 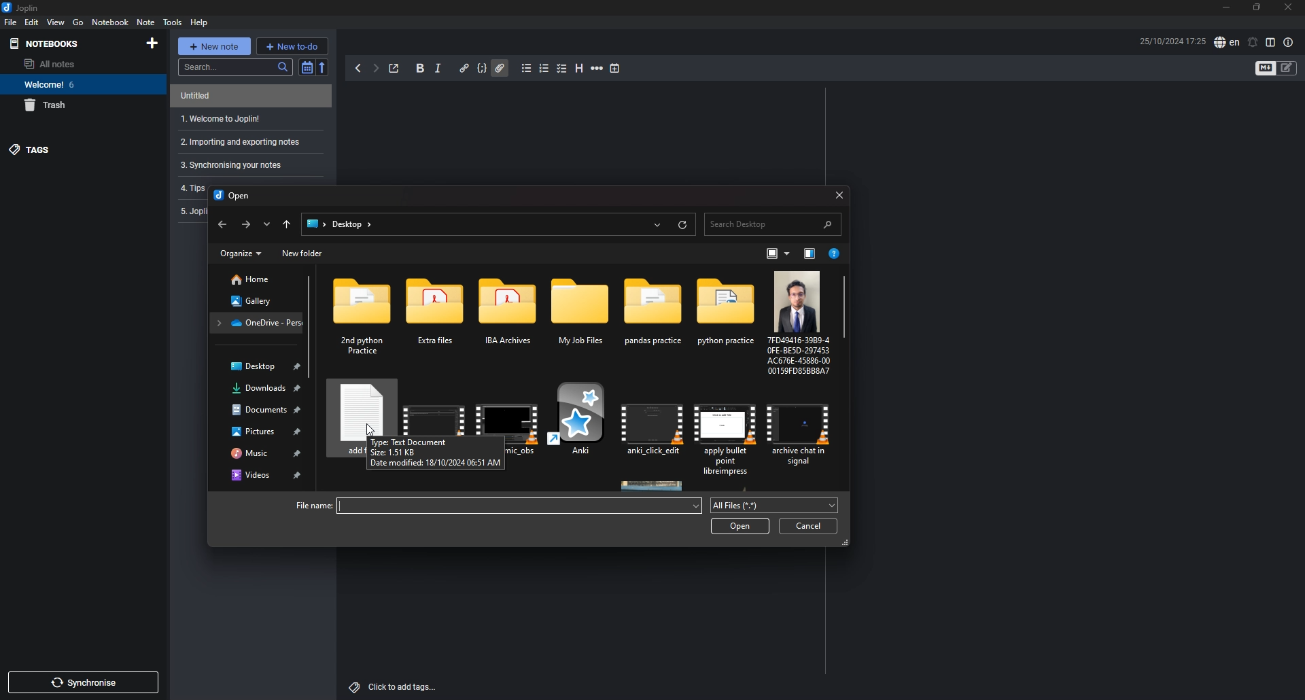 What do you see at coordinates (657, 224) in the screenshot?
I see `recent` at bounding box center [657, 224].